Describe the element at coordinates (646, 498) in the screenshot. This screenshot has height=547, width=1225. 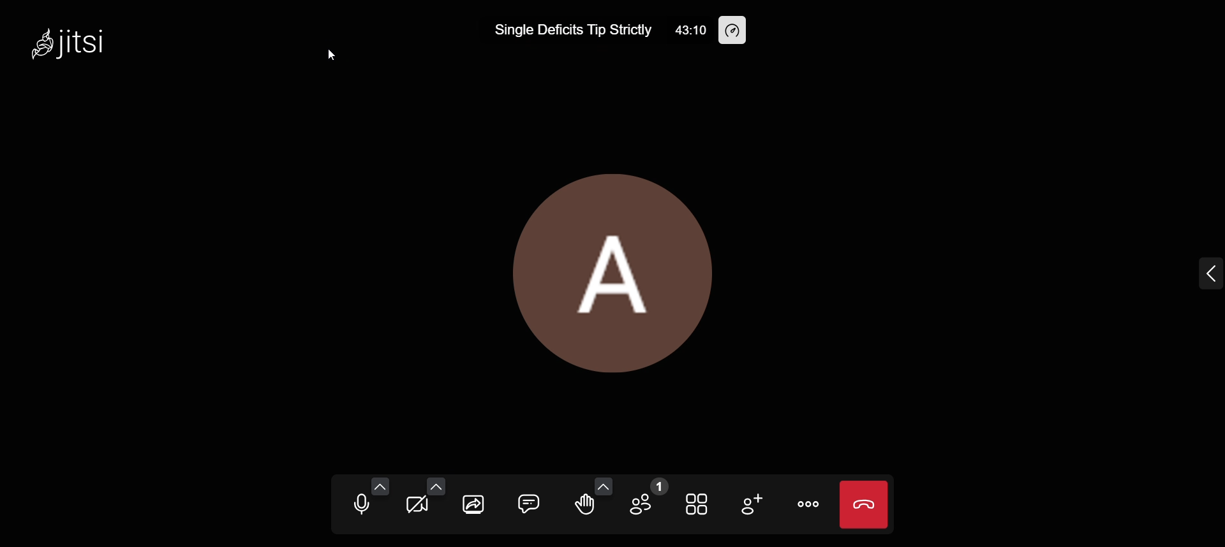
I see `participants` at that location.